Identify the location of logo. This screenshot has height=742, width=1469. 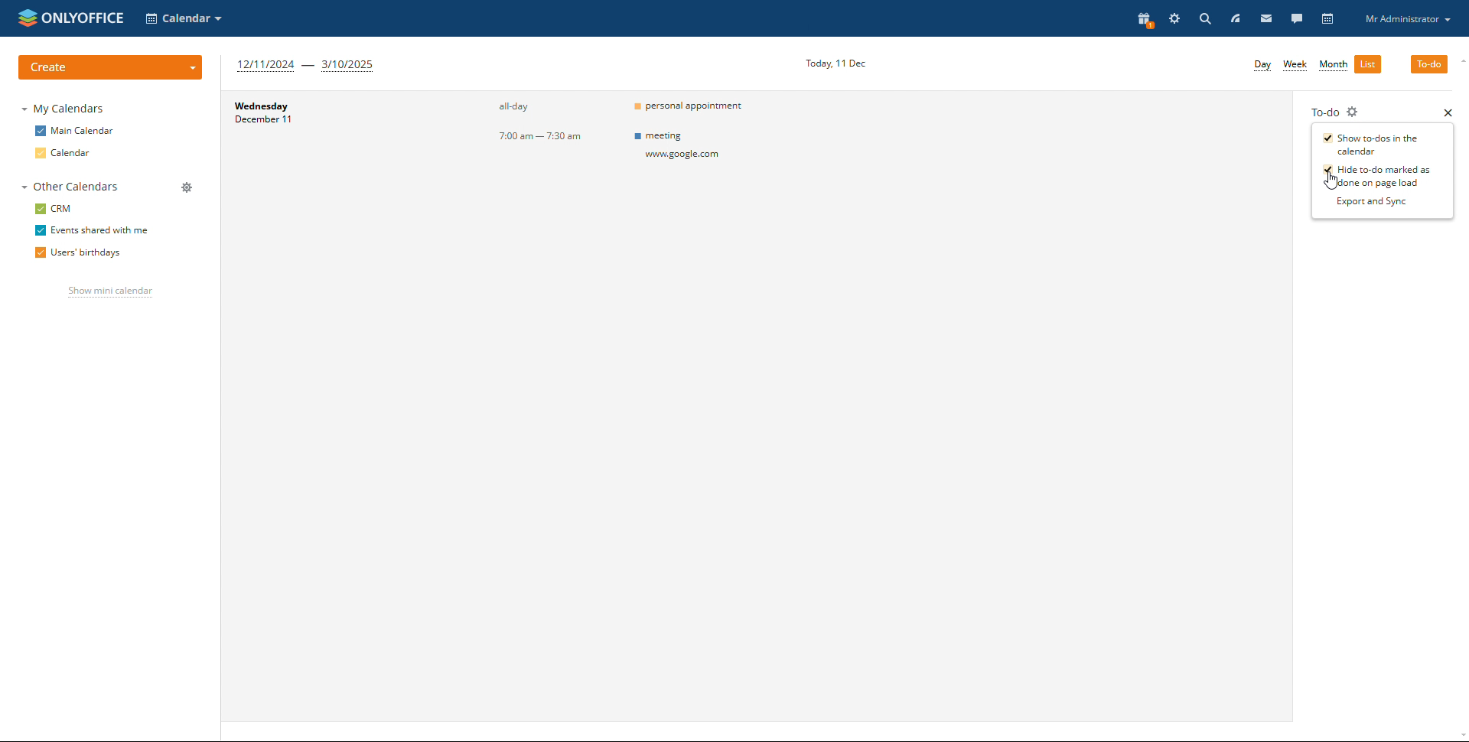
(73, 18).